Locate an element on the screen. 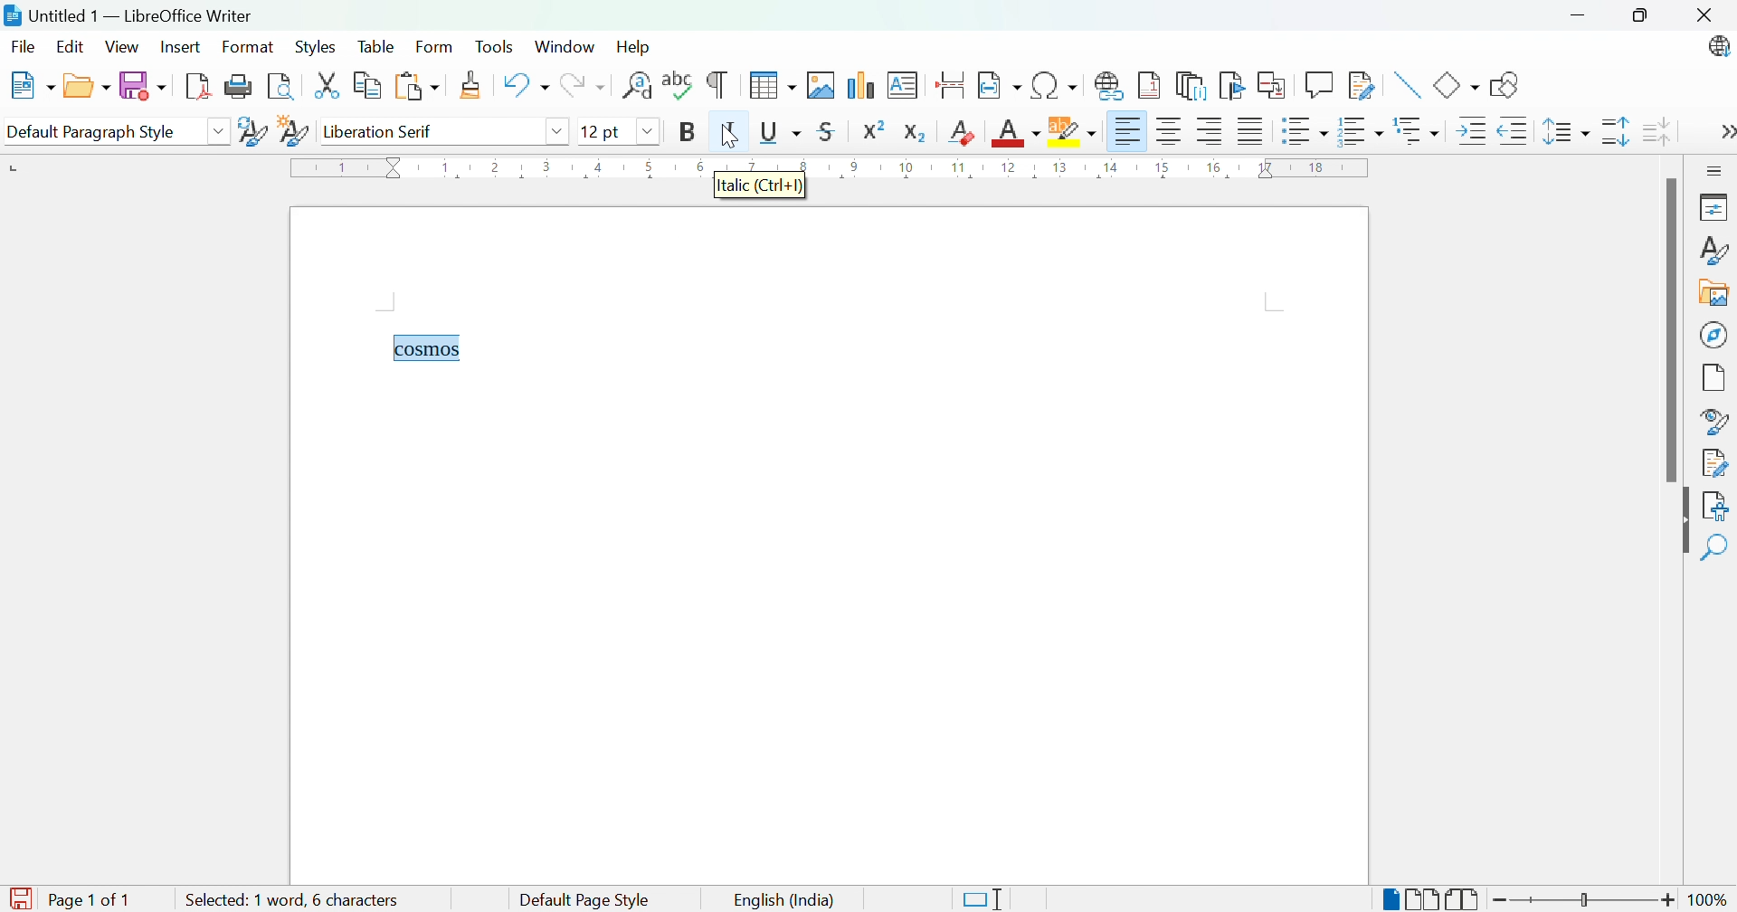 This screenshot has height=912, width=1737. Save is located at coordinates (145, 87).